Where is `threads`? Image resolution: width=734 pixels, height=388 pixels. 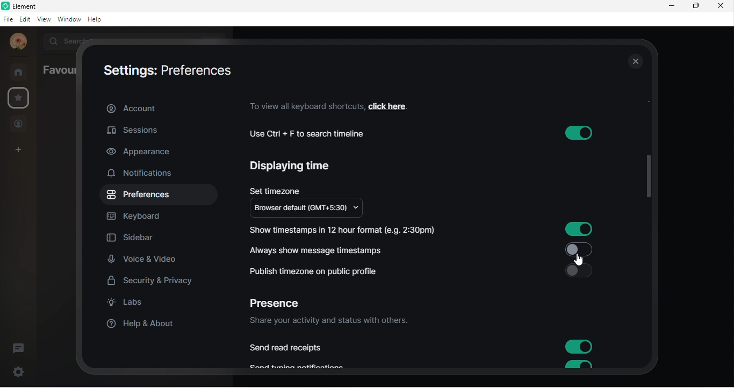
threads is located at coordinates (22, 345).